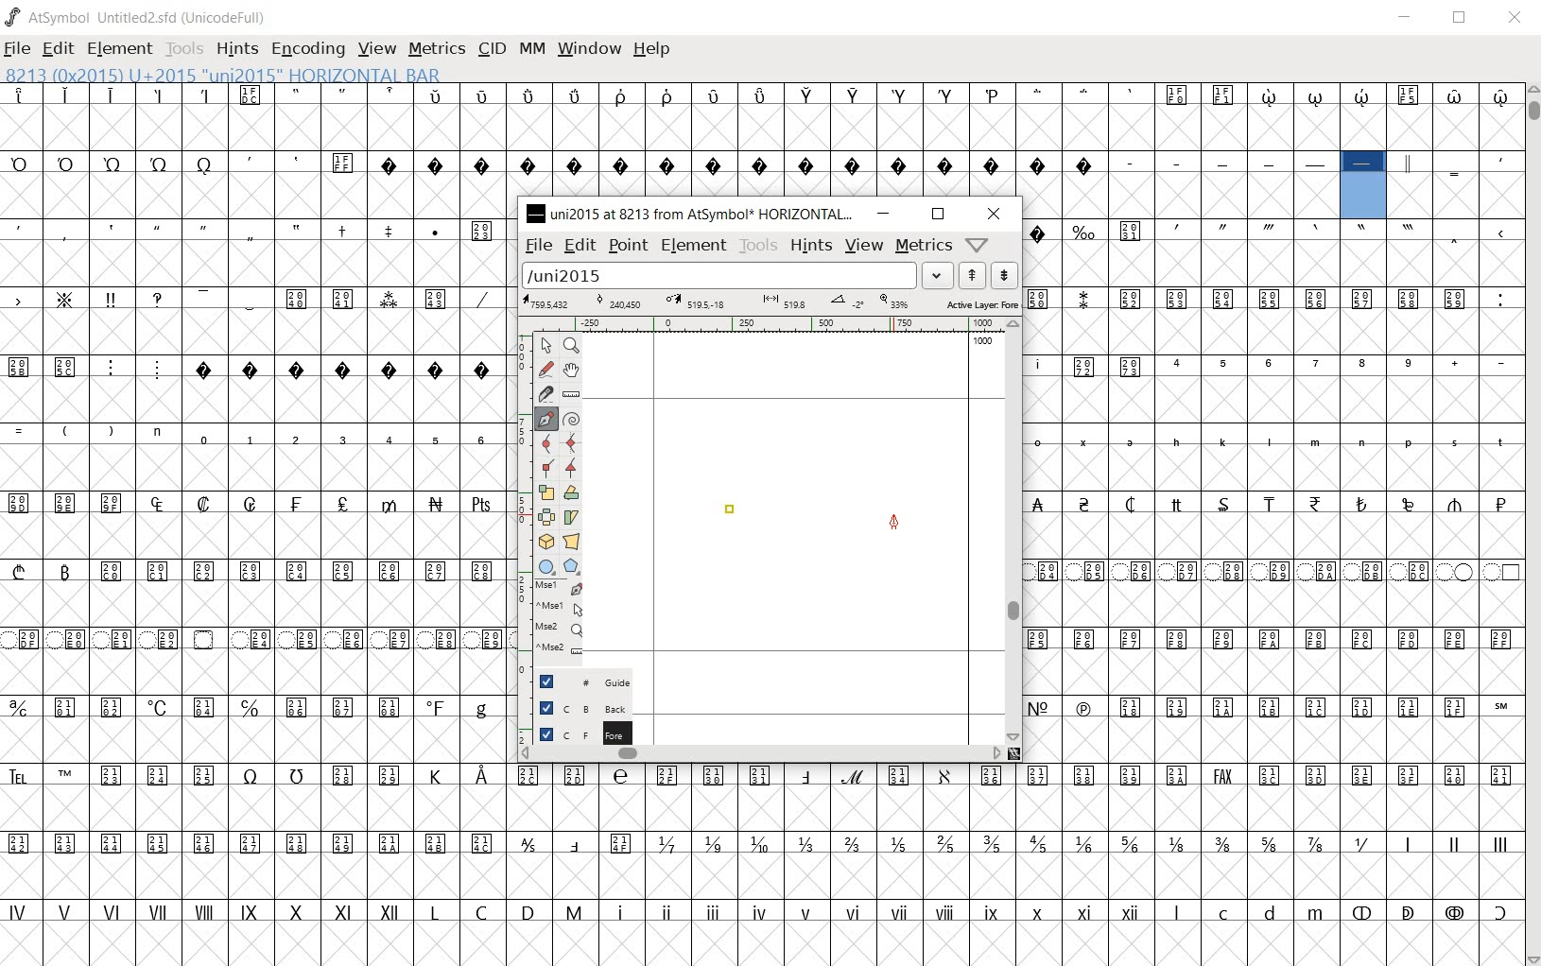  I want to click on HELP, so click(654, 48).